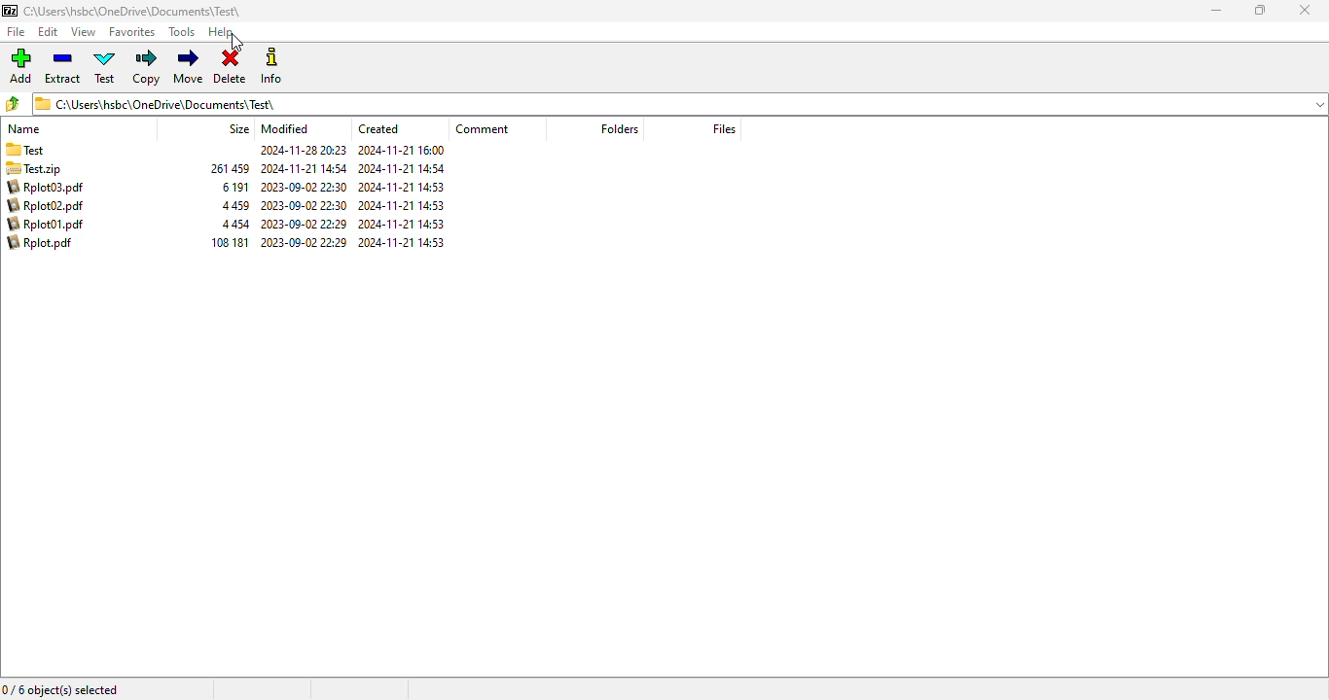  What do you see at coordinates (190, 65) in the screenshot?
I see `move` at bounding box center [190, 65].